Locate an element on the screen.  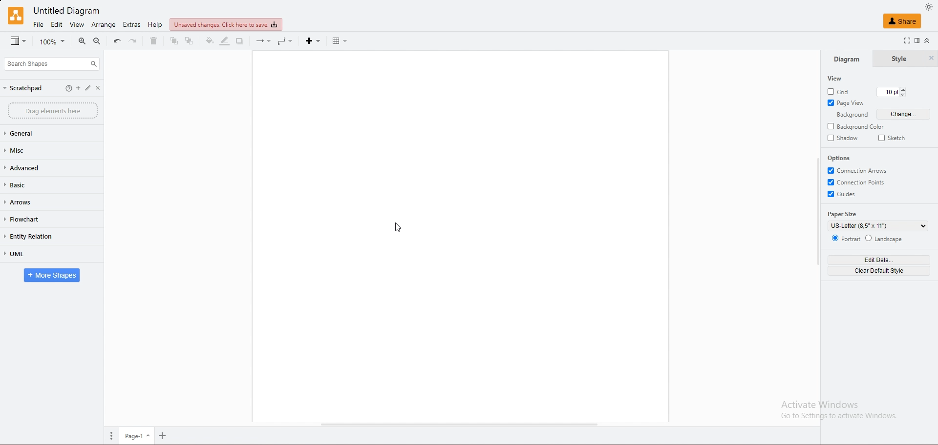
connection points is located at coordinates (859, 182).